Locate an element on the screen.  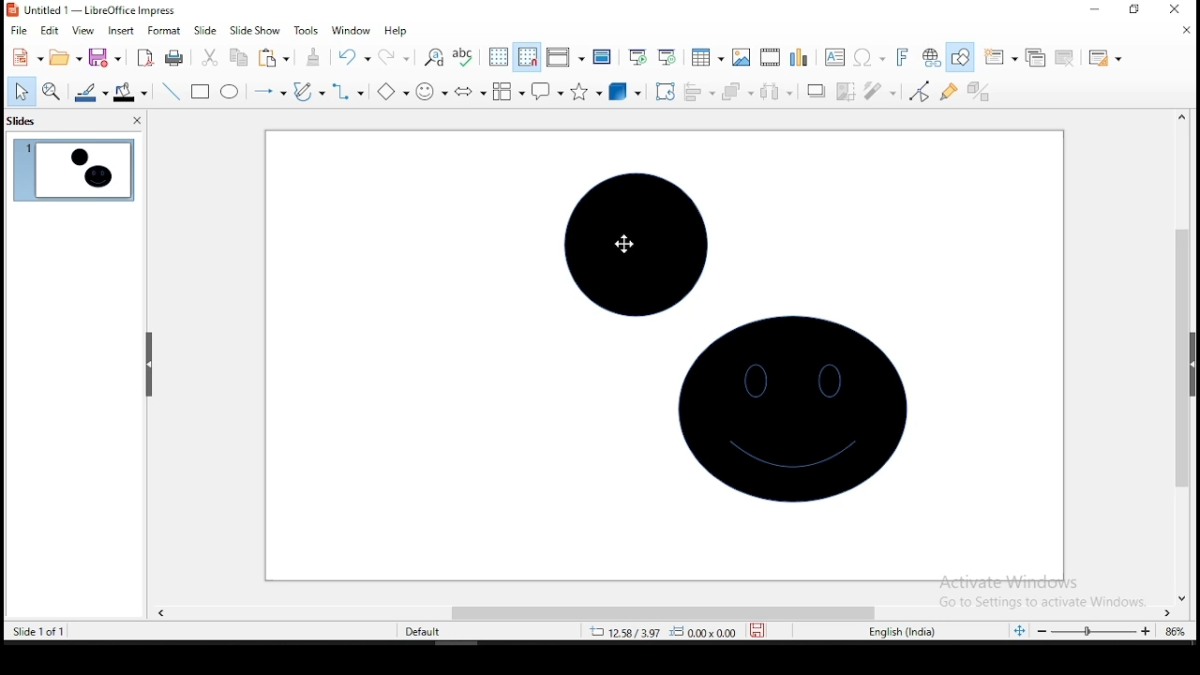
delete slide is located at coordinates (1062, 56).